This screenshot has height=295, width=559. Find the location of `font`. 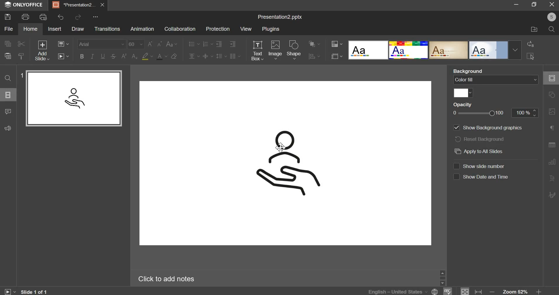

font is located at coordinates (101, 44).